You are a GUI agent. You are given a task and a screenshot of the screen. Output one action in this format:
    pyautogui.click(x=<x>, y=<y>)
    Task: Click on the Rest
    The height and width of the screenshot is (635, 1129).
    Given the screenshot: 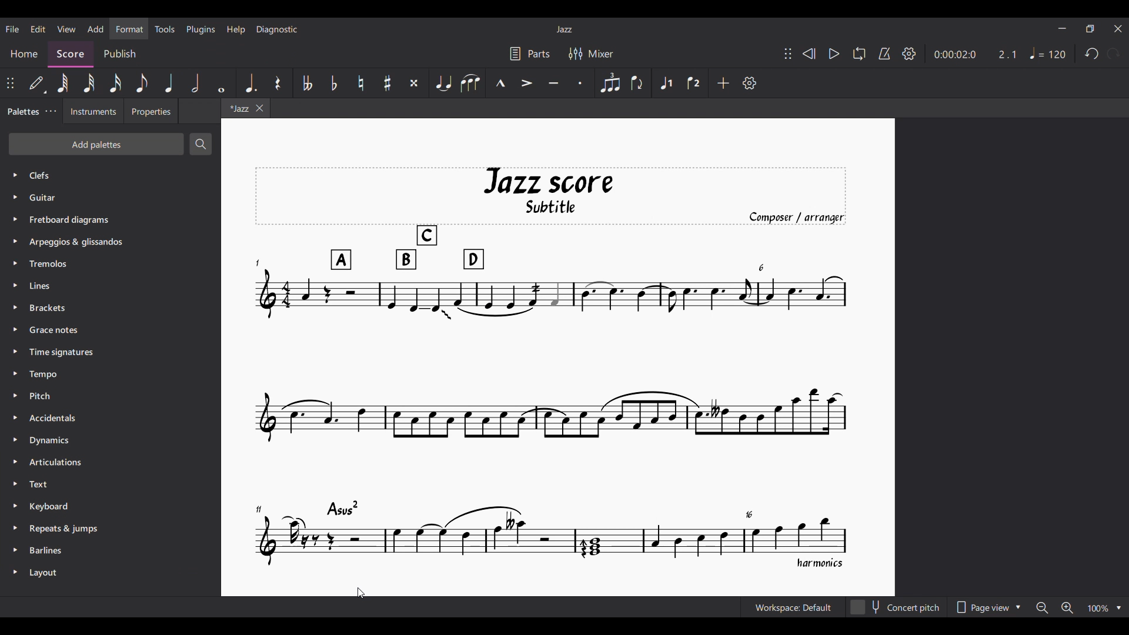 What is the action you would take?
    pyautogui.click(x=278, y=83)
    